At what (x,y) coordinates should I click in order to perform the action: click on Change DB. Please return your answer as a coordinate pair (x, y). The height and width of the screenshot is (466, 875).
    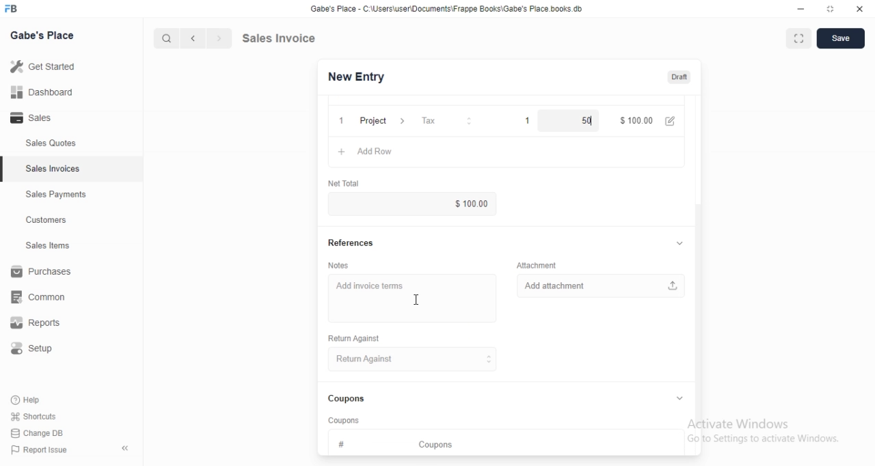
    Looking at the image, I should click on (40, 434).